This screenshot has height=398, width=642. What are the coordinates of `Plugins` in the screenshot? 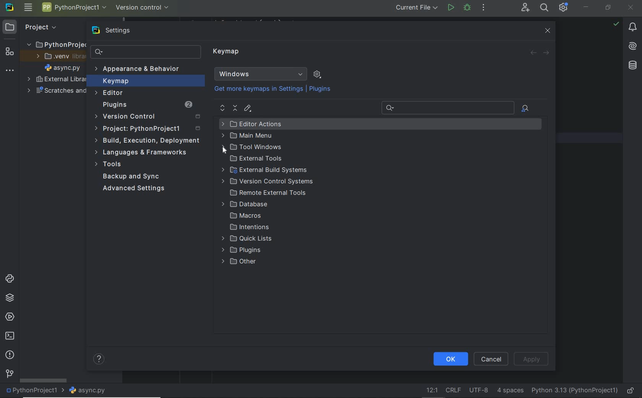 It's located at (146, 105).